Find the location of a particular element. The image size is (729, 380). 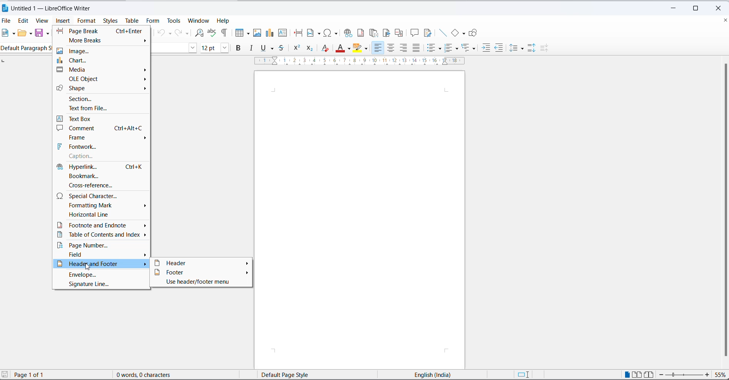

horizontal line is located at coordinates (102, 214).